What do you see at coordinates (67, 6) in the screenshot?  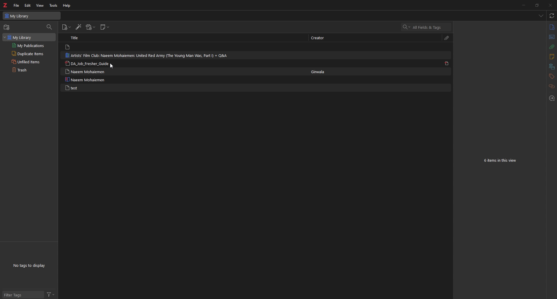 I see `help` at bounding box center [67, 6].